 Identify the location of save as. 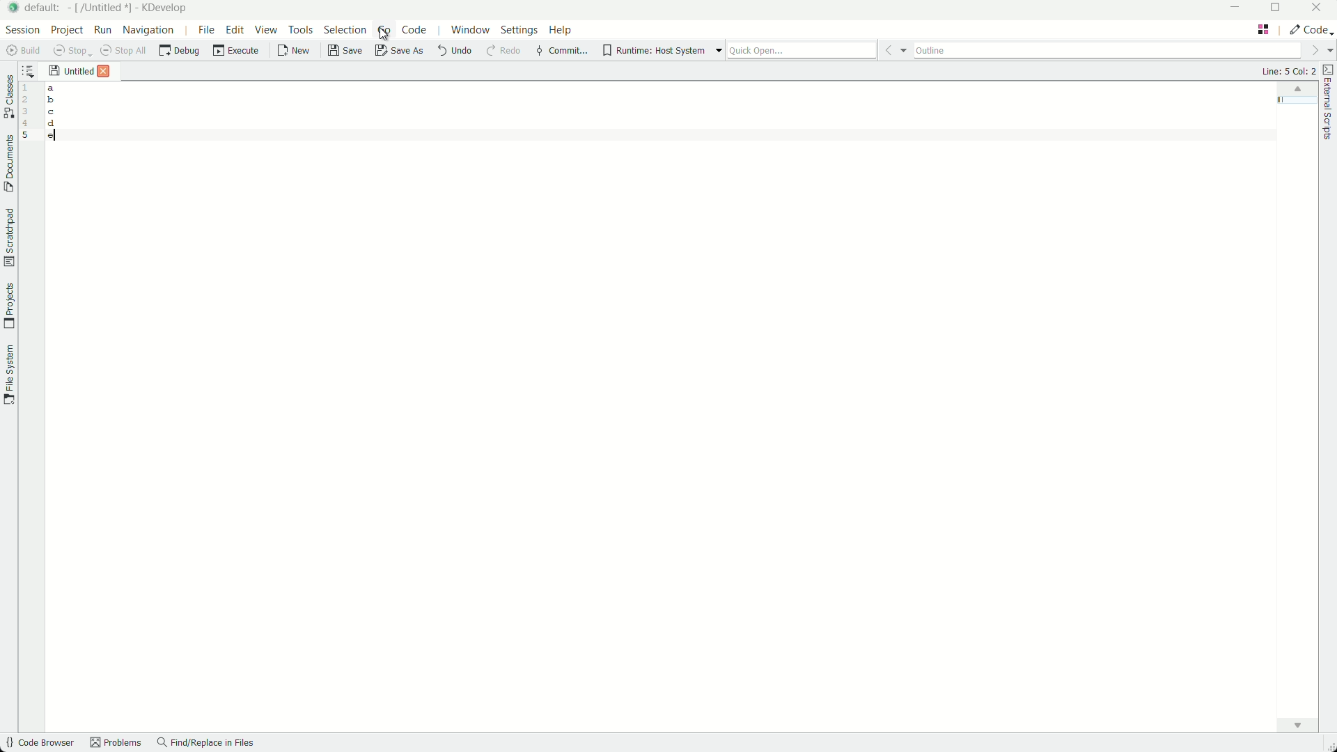
(398, 53).